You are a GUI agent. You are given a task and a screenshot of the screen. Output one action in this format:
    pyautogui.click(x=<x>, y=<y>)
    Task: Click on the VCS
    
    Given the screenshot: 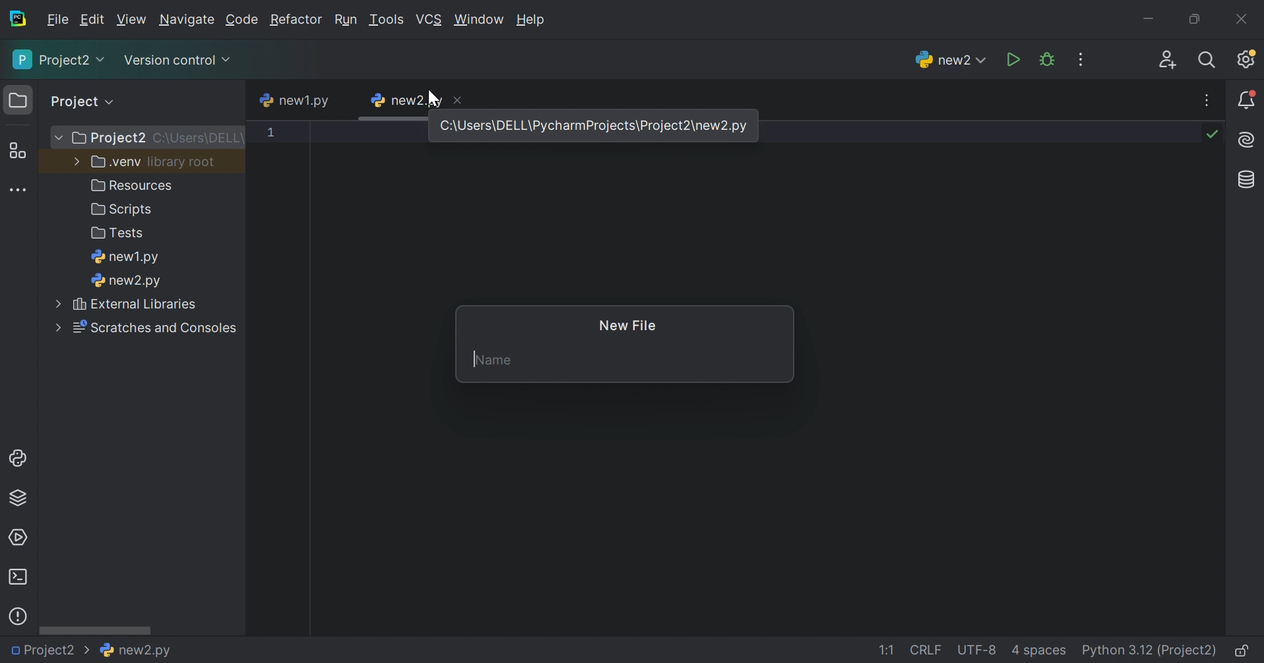 What is the action you would take?
    pyautogui.click(x=429, y=19)
    